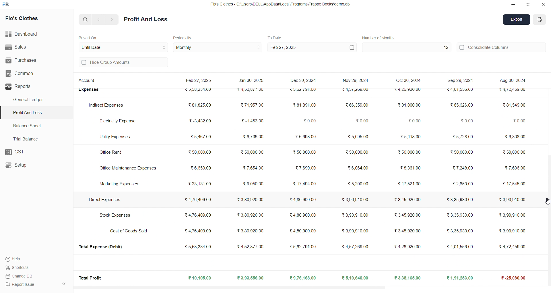 The height and width of the screenshot is (293, 551). What do you see at coordinates (200, 90) in the screenshot?
I see `₹5,58,234.00` at bounding box center [200, 90].